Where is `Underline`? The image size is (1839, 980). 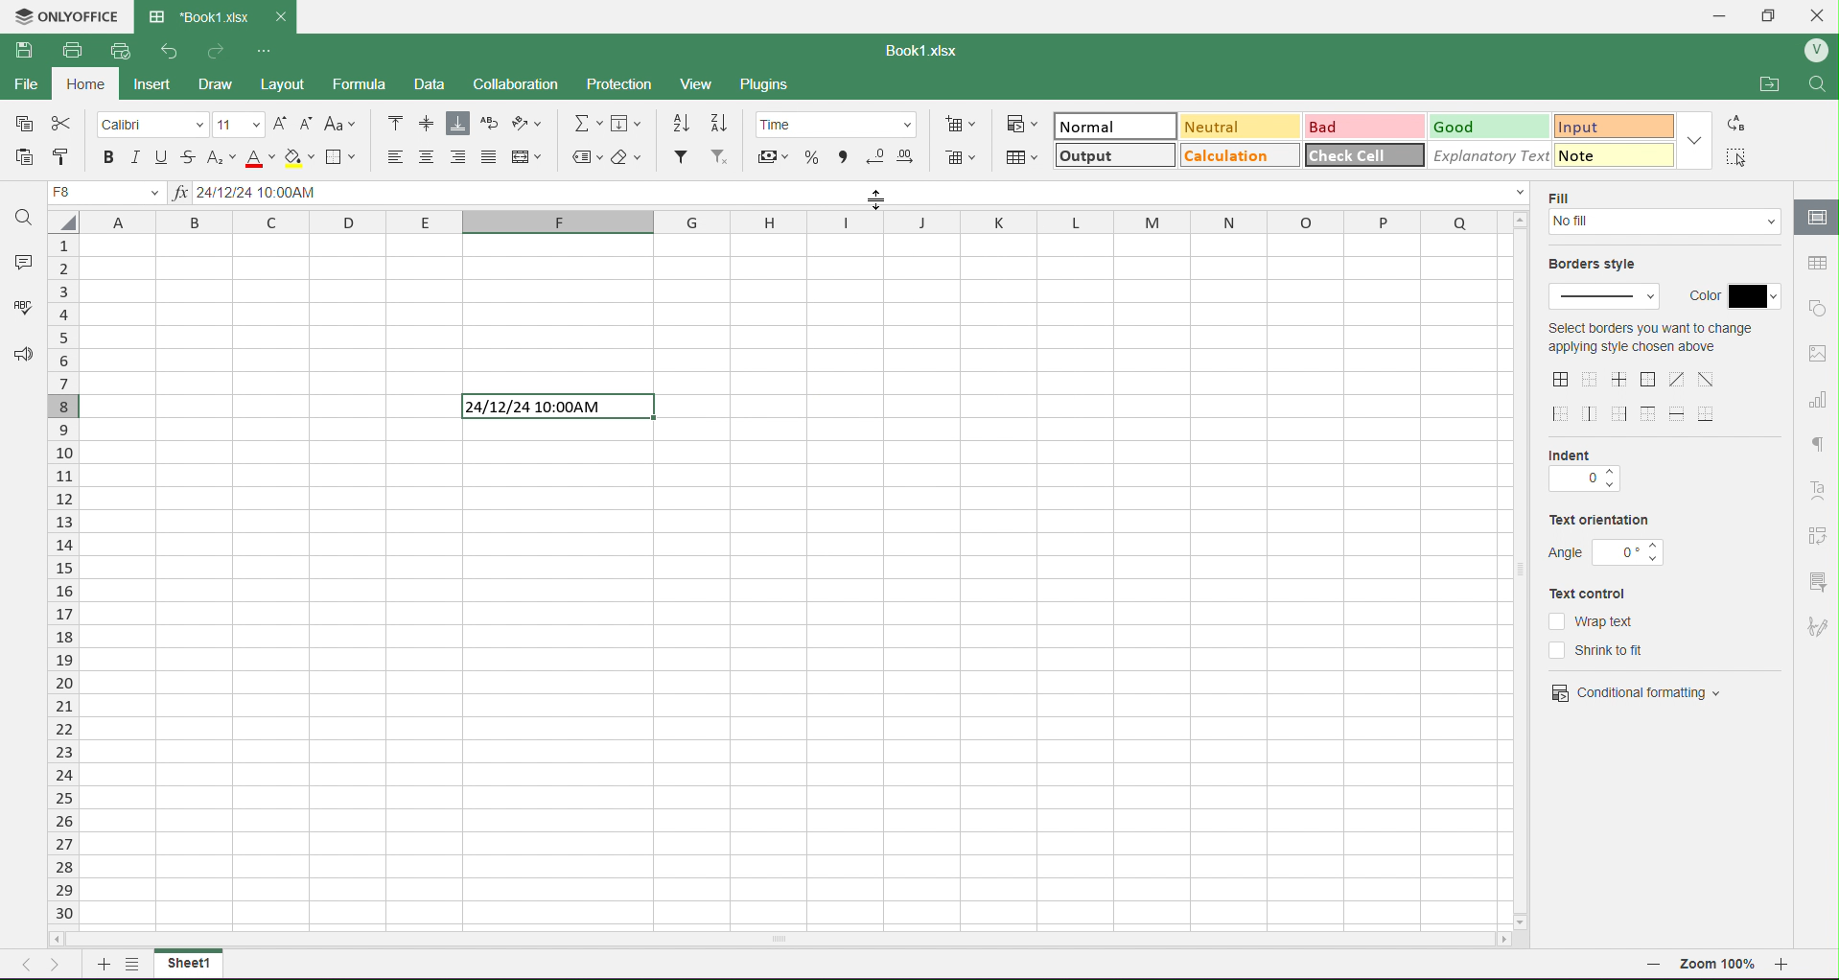
Underline is located at coordinates (159, 156).